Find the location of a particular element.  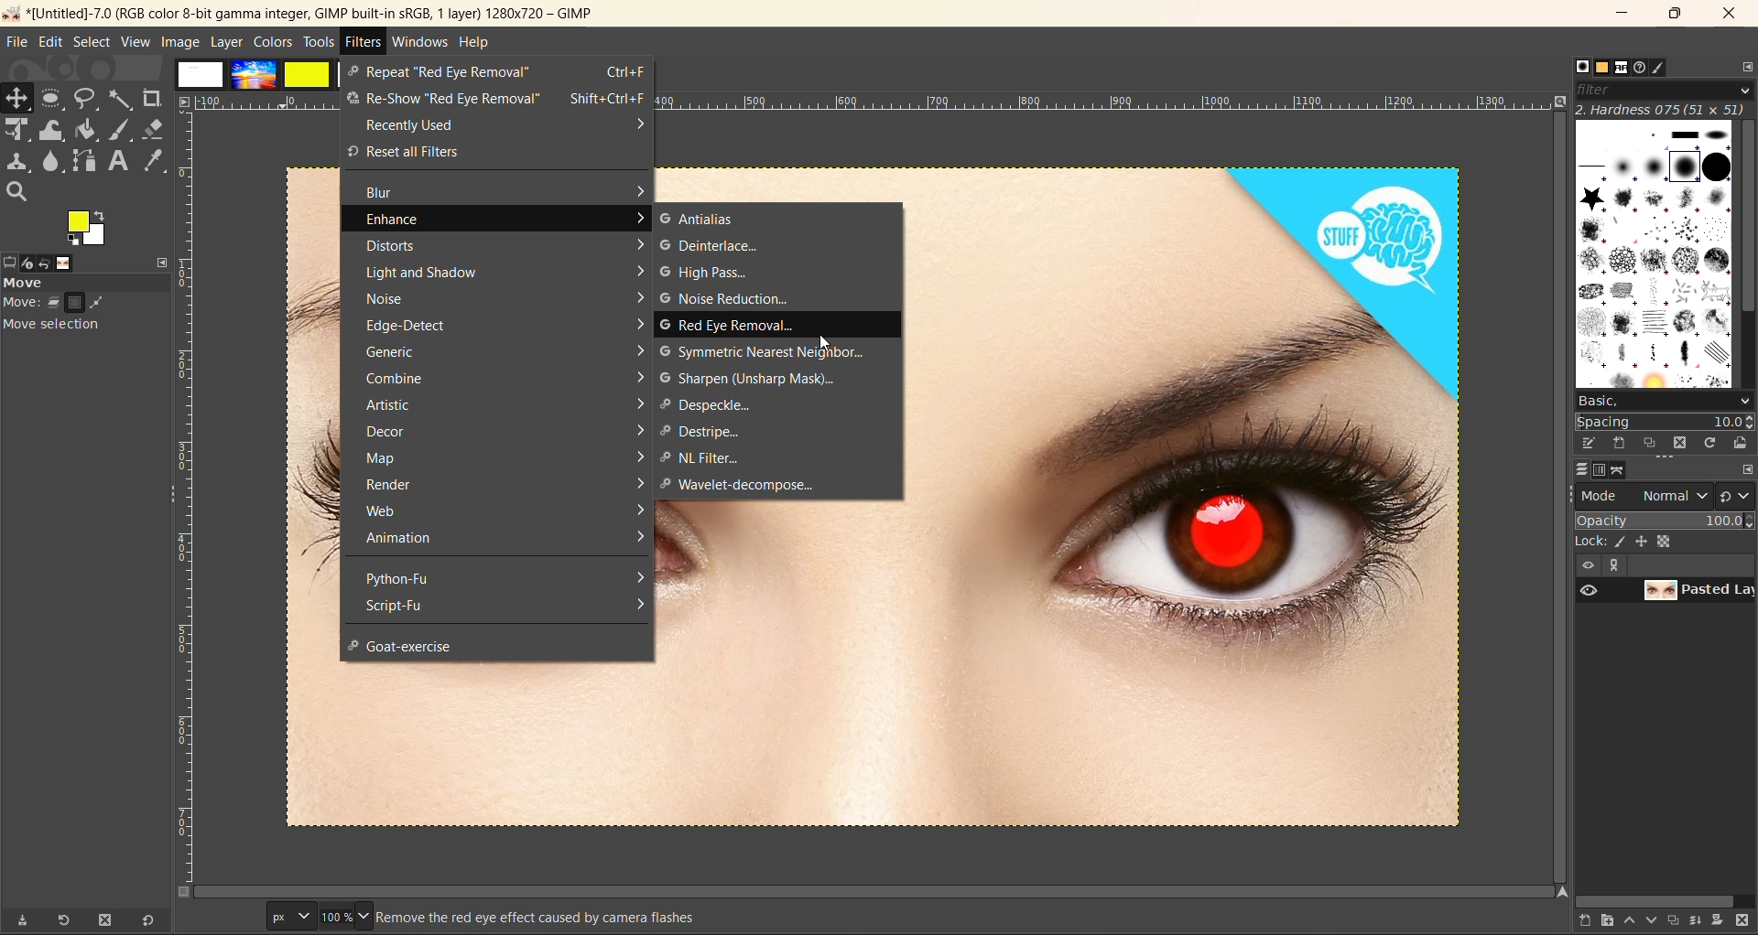

expand is located at coordinates (1618, 565).